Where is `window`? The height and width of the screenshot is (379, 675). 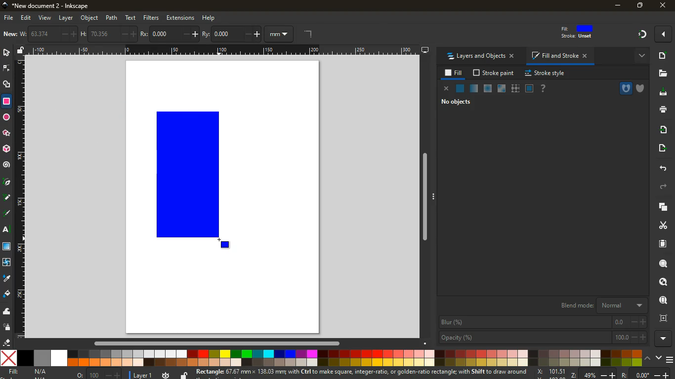 window is located at coordinates (7, 247).